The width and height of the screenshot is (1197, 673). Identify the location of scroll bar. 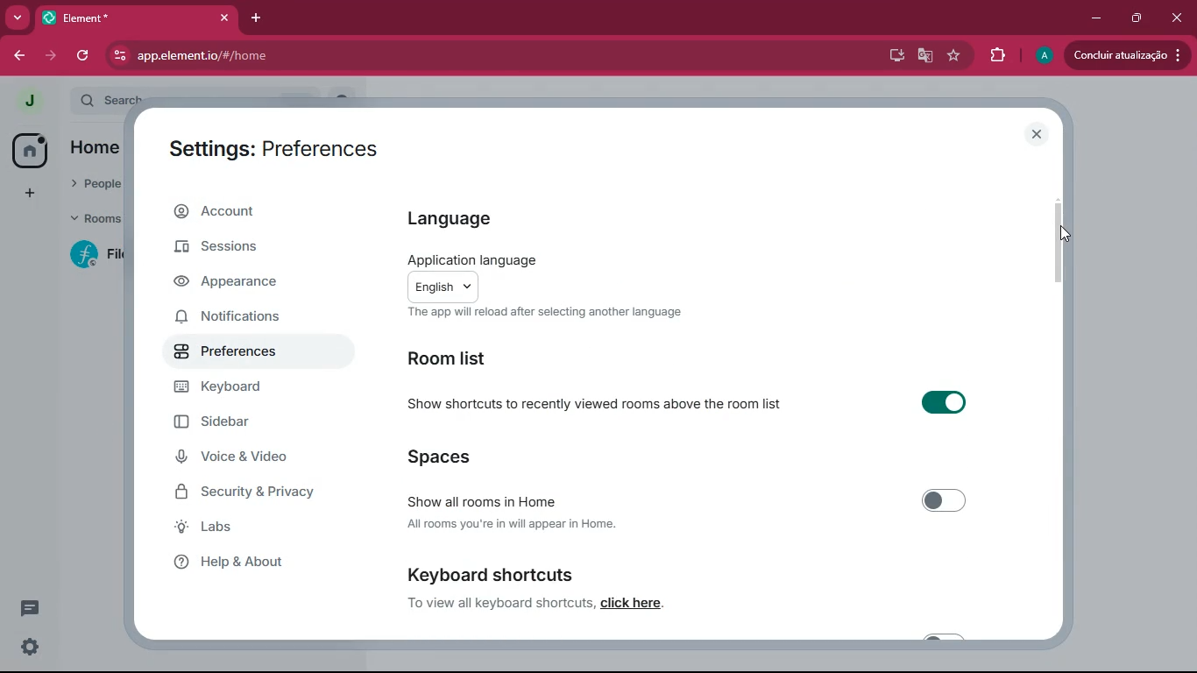
(1059, 244).